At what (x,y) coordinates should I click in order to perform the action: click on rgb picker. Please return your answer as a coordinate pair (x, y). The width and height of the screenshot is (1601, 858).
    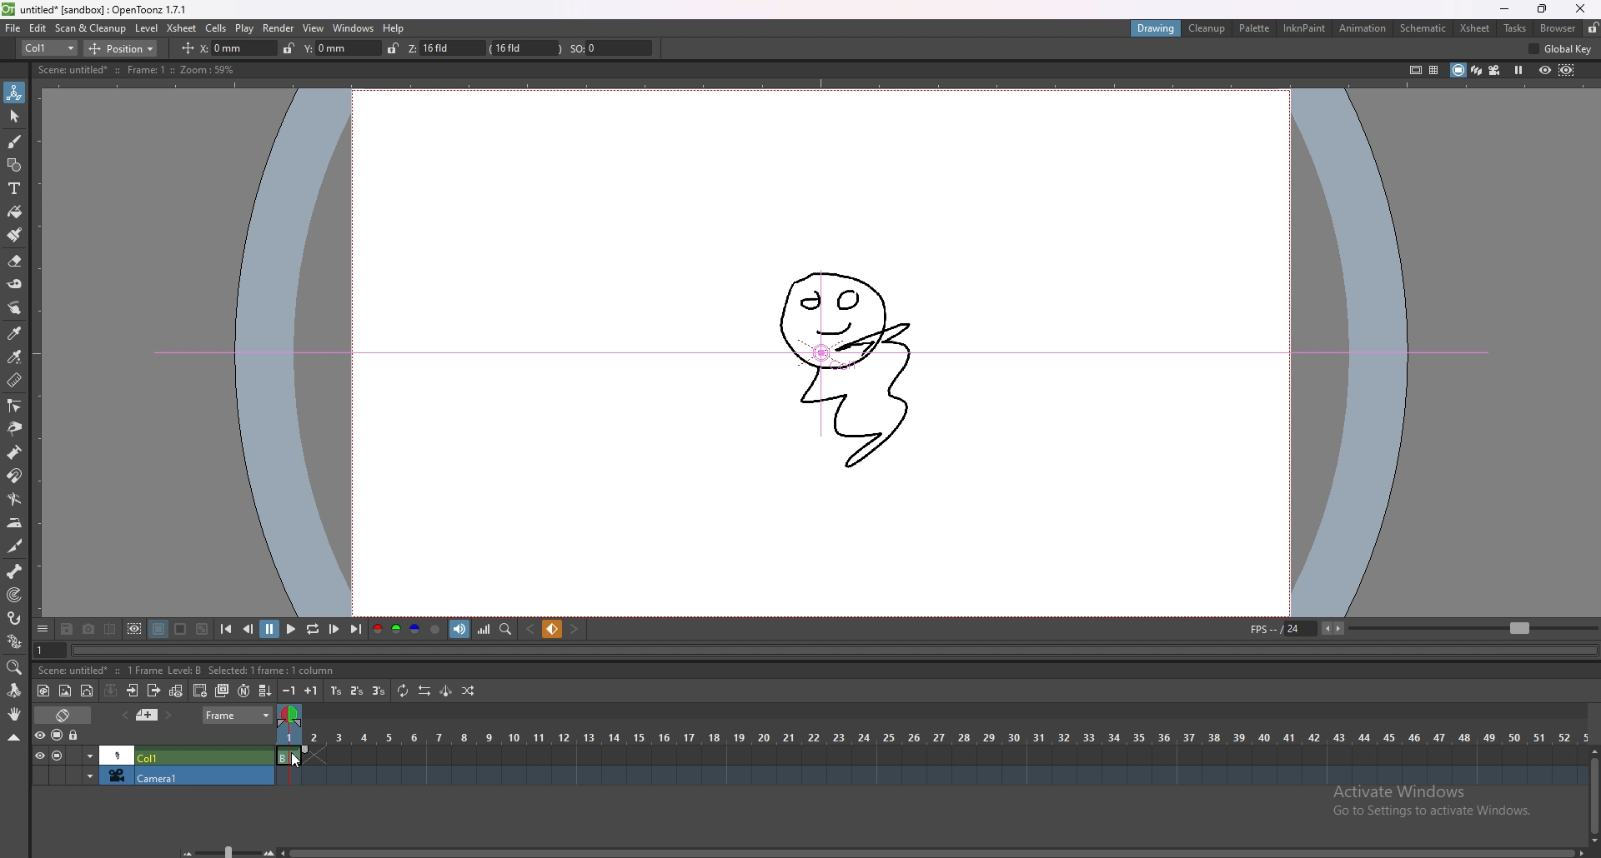
    Looking at the image, I should click on (13, 357).